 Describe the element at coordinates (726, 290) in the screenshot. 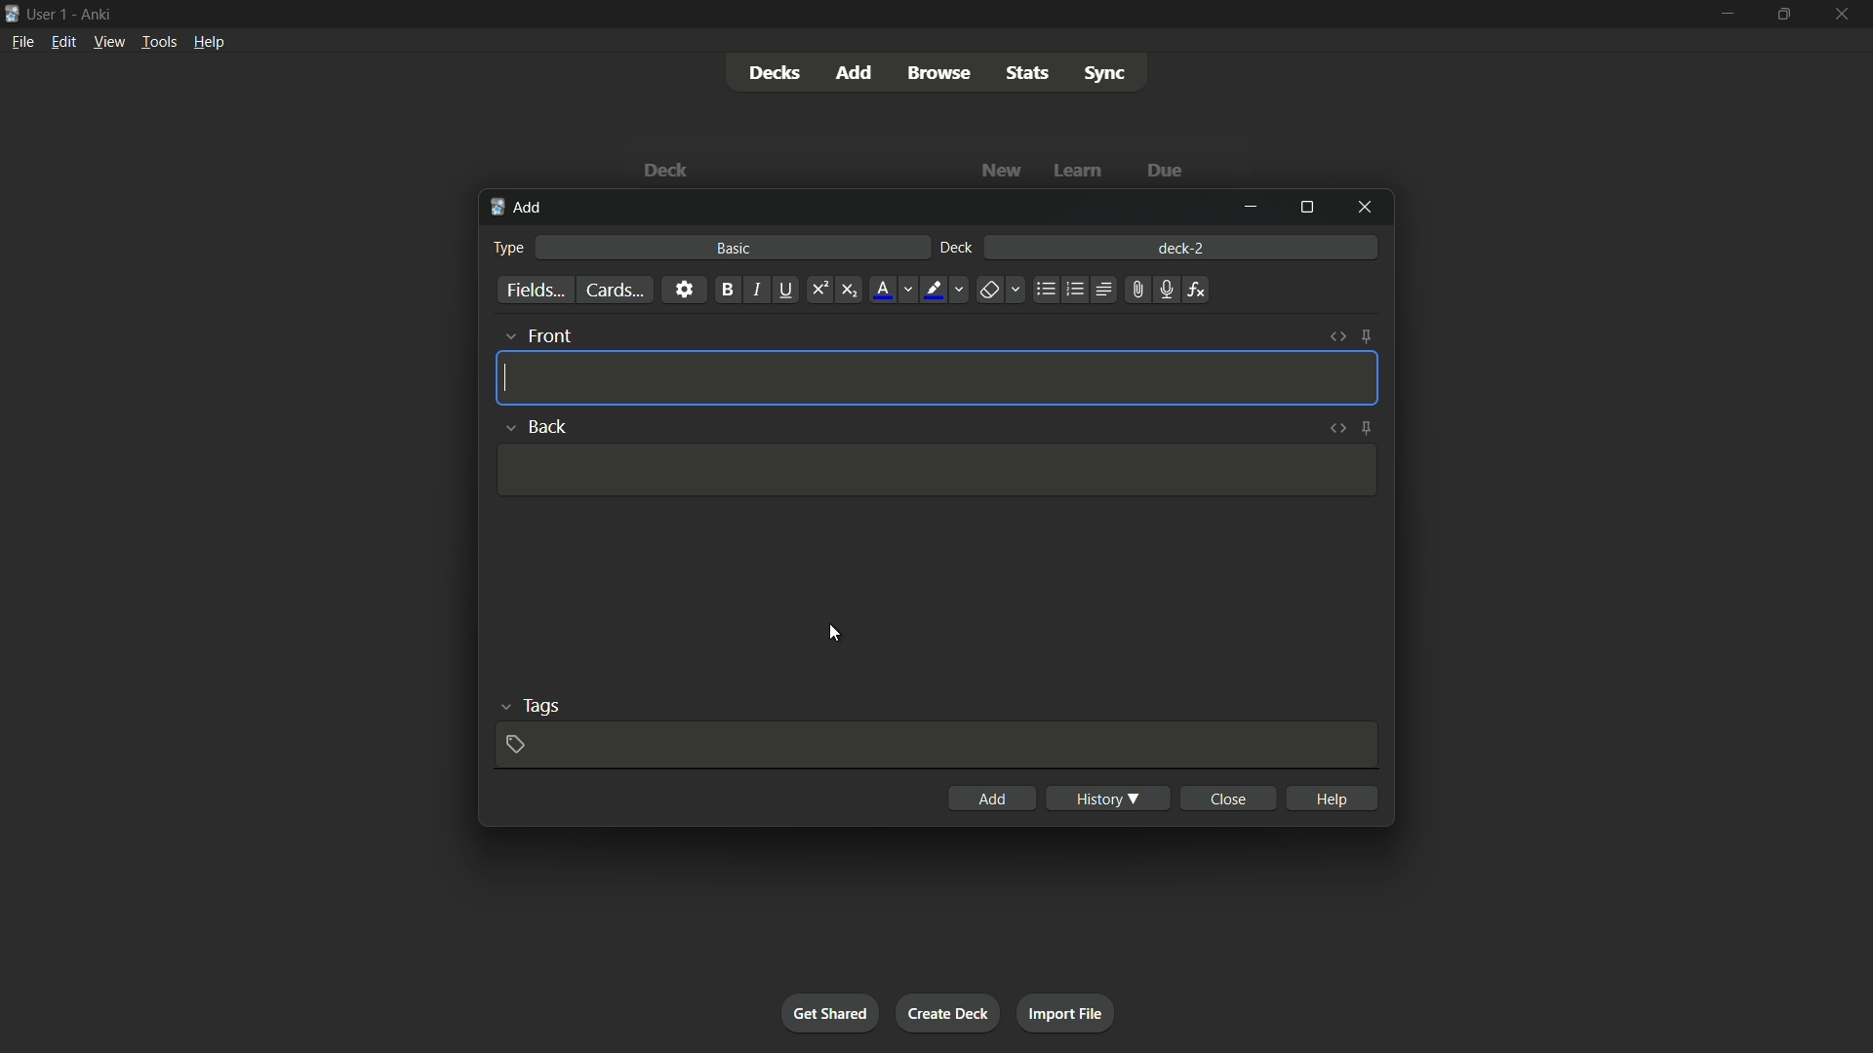

I see `bold` at that location.